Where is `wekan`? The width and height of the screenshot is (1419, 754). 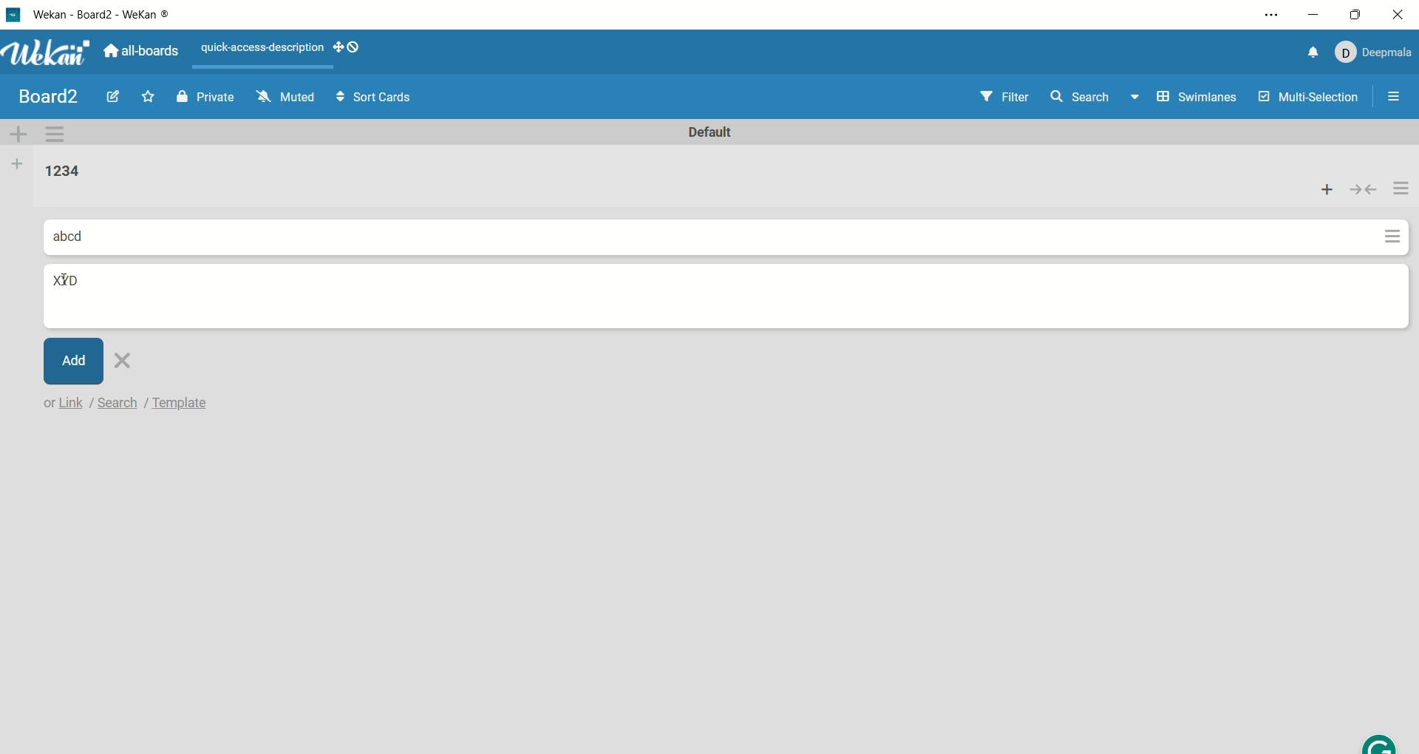 wekan is located at coordinates (50, 52).